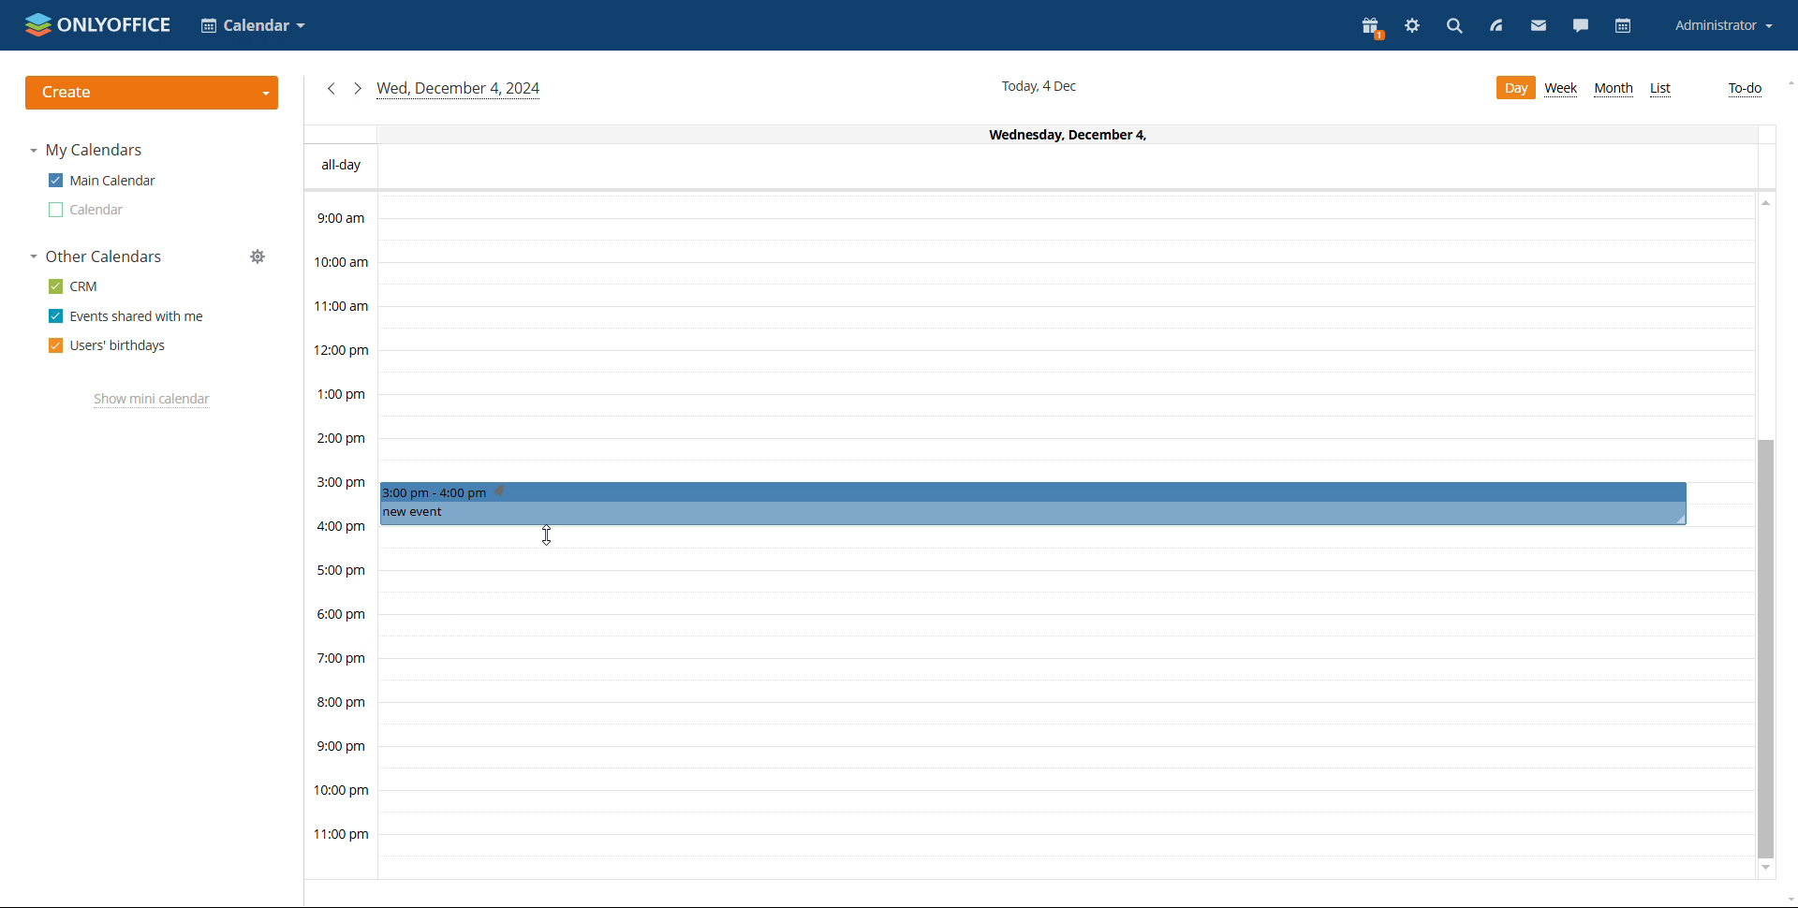 Image resolution: width=1798 pixels, height=908 pixels. Describe the element at coordinates (330, 89) in the screenshot. I see `yesterday` at that location.